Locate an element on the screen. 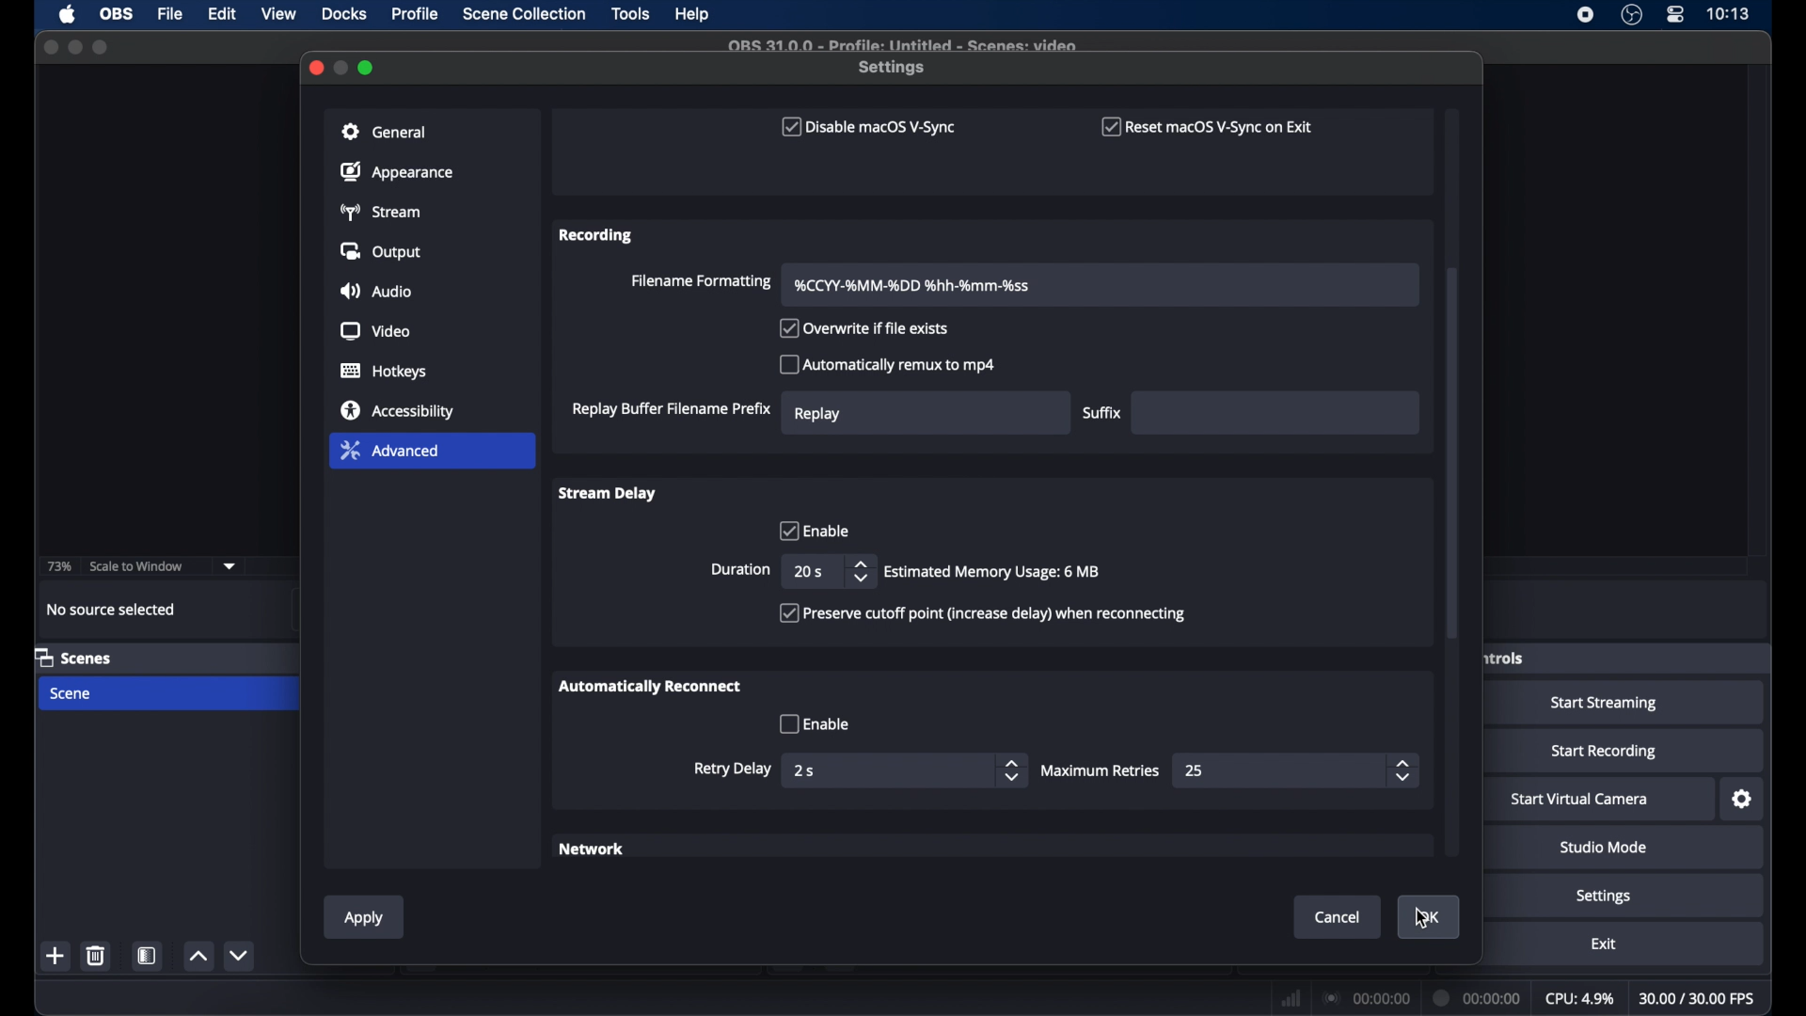 The image size is (1806, 1016). exit is located at coordinates (1605, 945).